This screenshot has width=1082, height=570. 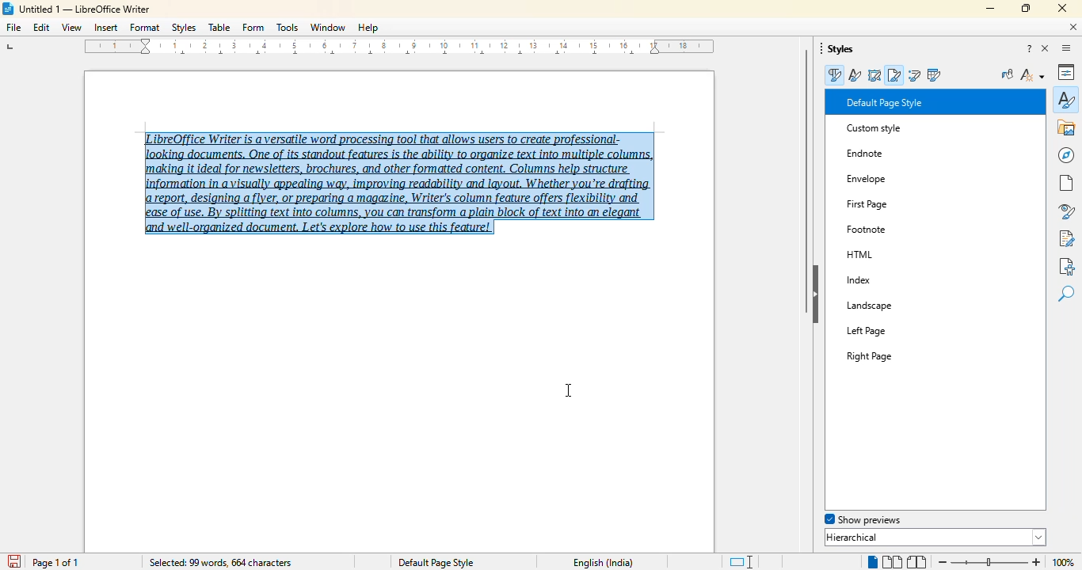 I want to click on tools, so click(x=288, y=28).